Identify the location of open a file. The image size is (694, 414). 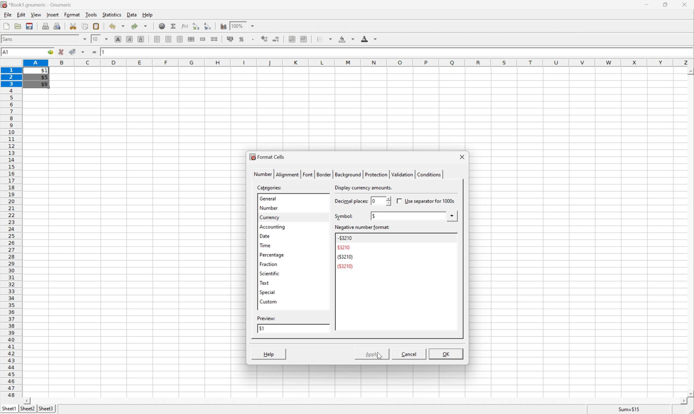
(17, 25).